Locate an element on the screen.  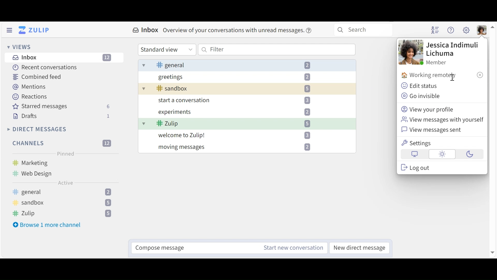
Hide Side Pane is located at coordinates (9, 30).